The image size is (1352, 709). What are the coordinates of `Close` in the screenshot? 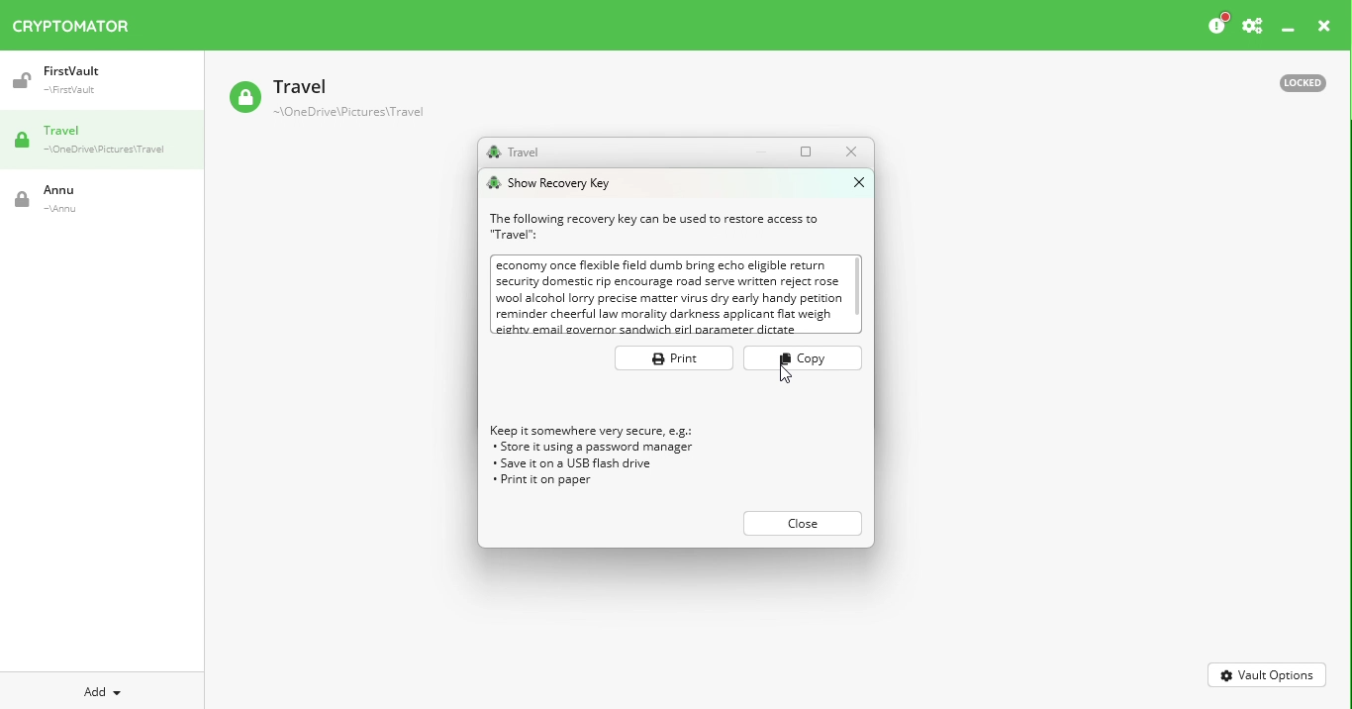 It's located at (850, 152).